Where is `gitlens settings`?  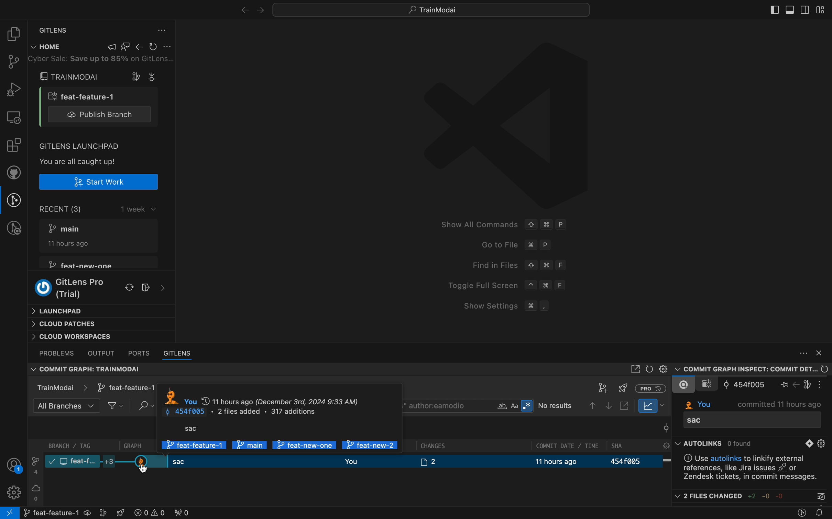 gitlens settings is located at coordinates (163, 30).